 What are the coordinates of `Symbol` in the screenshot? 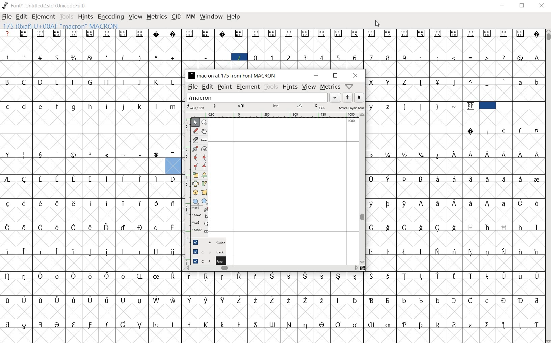 It's located at (405, 323).